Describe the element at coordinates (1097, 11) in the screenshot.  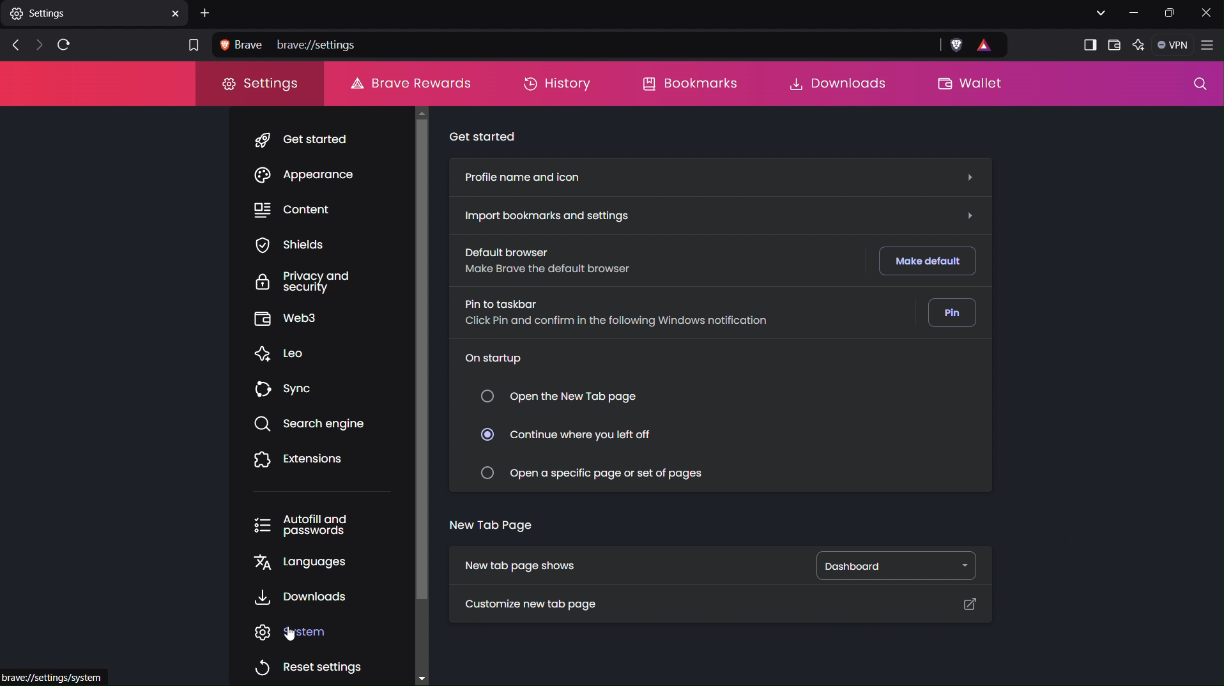
I see `List all tabs` at that location.